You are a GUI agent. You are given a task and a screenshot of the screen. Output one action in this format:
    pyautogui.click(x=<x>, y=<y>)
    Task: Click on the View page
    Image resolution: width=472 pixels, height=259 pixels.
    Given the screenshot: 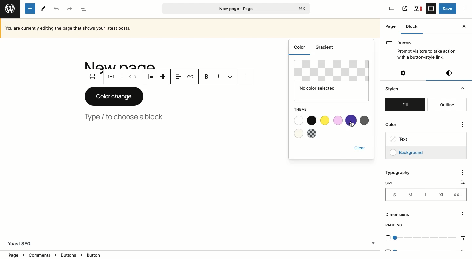 What is the action you would take?
    pyautogui.click(x=405, y=9)
    